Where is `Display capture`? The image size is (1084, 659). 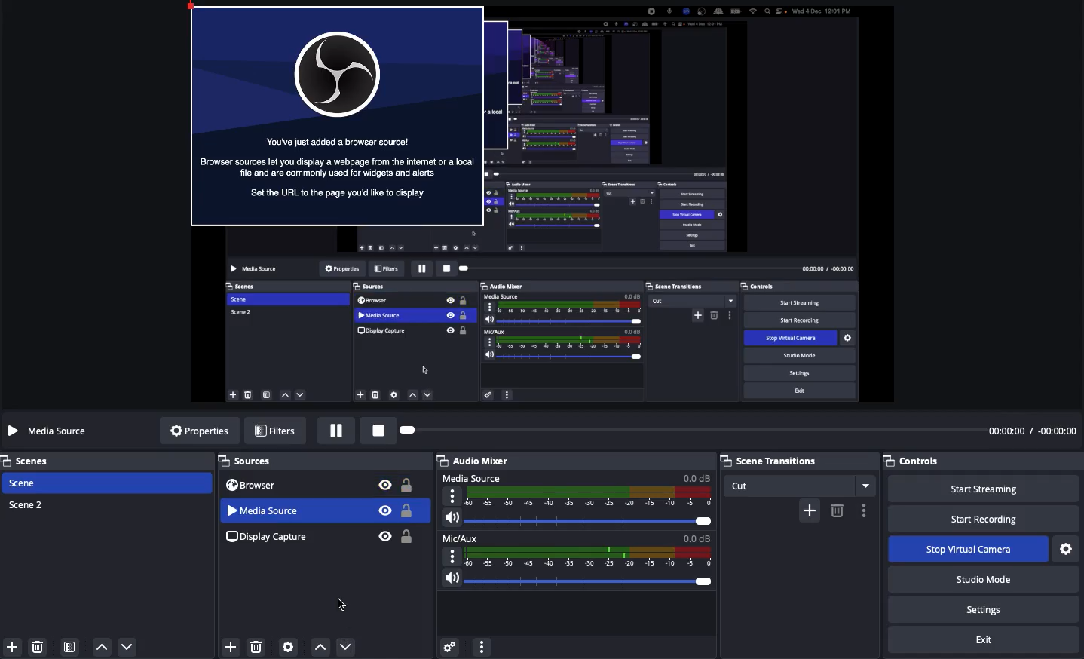 Display capture is located at coordinates (269, 537).